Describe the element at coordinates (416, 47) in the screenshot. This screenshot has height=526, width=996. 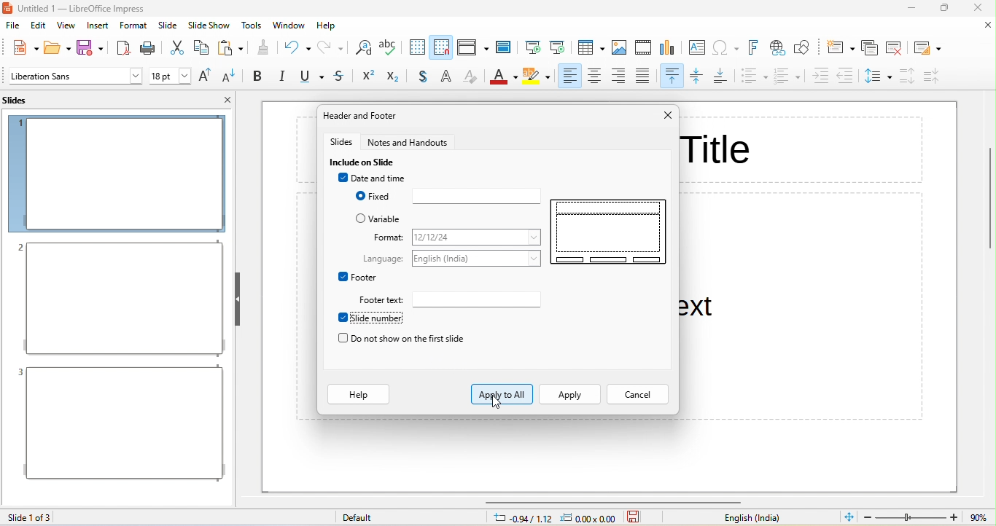
I see `display grid` at that location.